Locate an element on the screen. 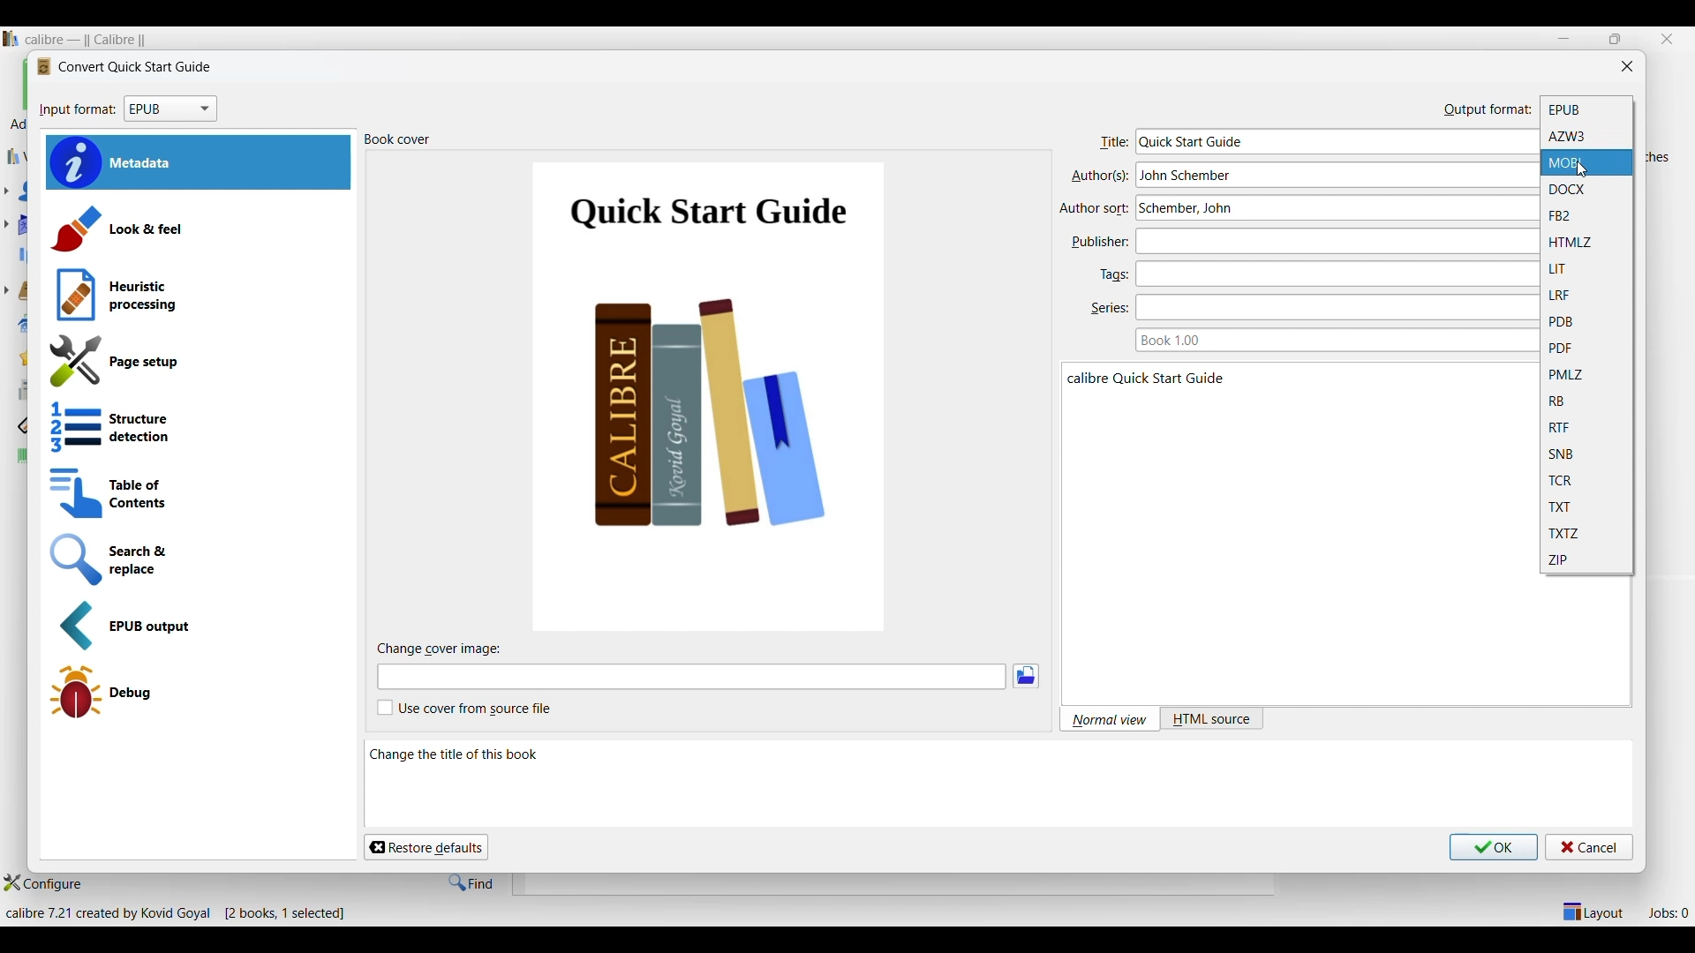  Type in publisher is located at coordinates (1330, 241).